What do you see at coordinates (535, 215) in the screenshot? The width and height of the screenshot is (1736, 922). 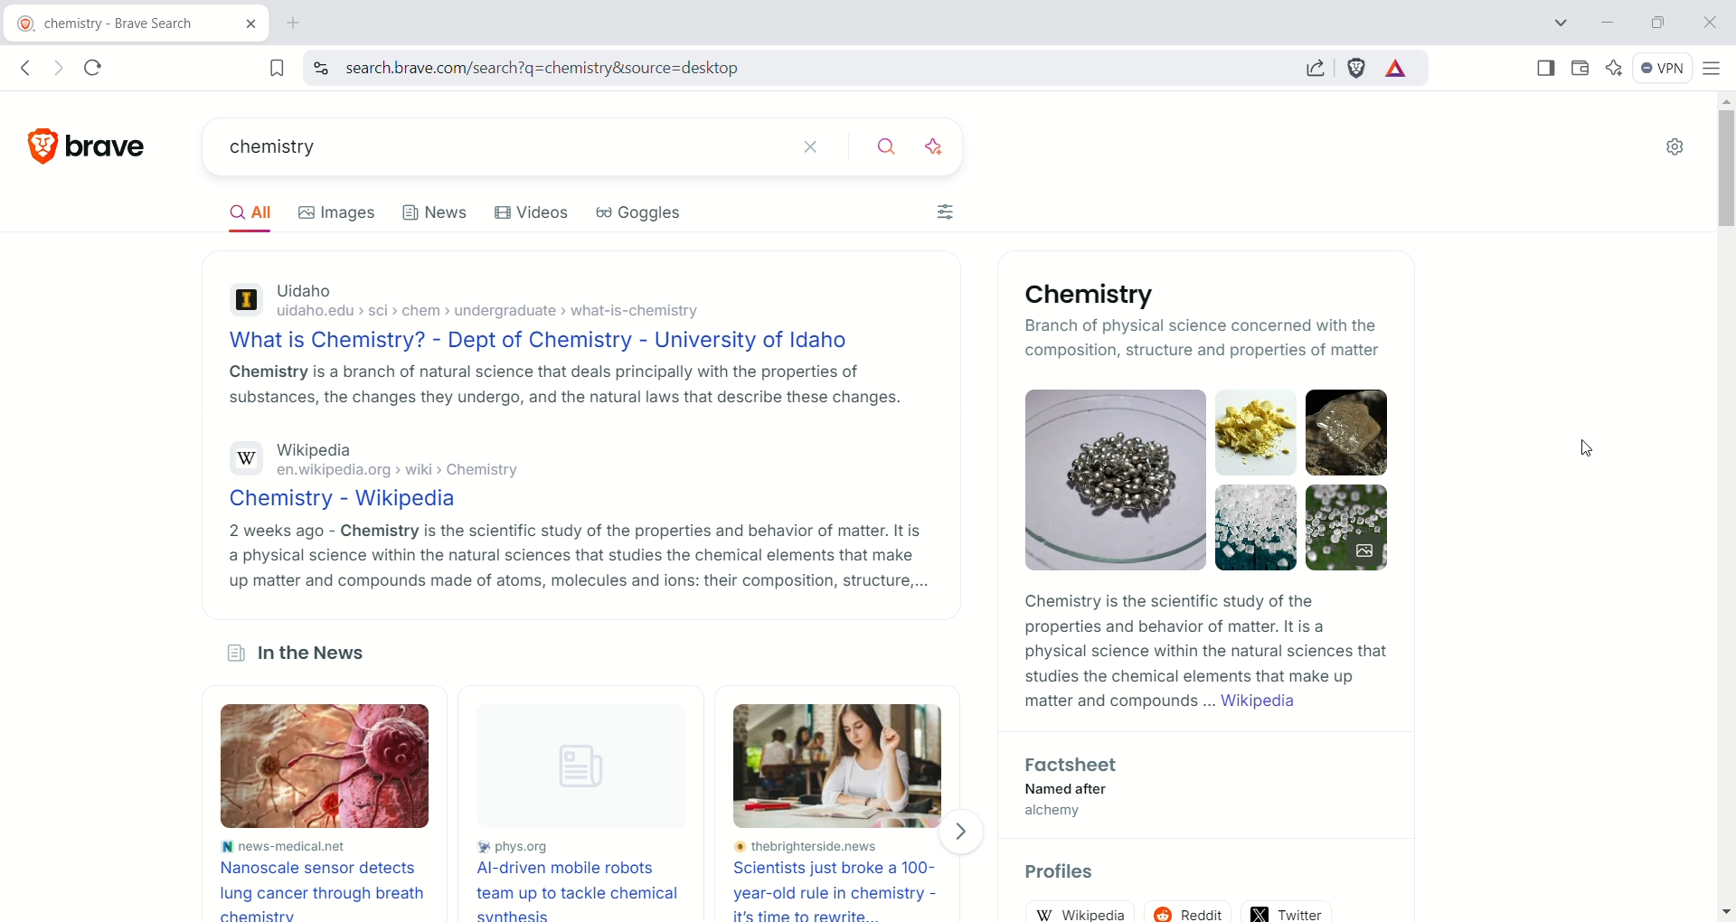 I see `Videos` at bounding box center [535, 215].